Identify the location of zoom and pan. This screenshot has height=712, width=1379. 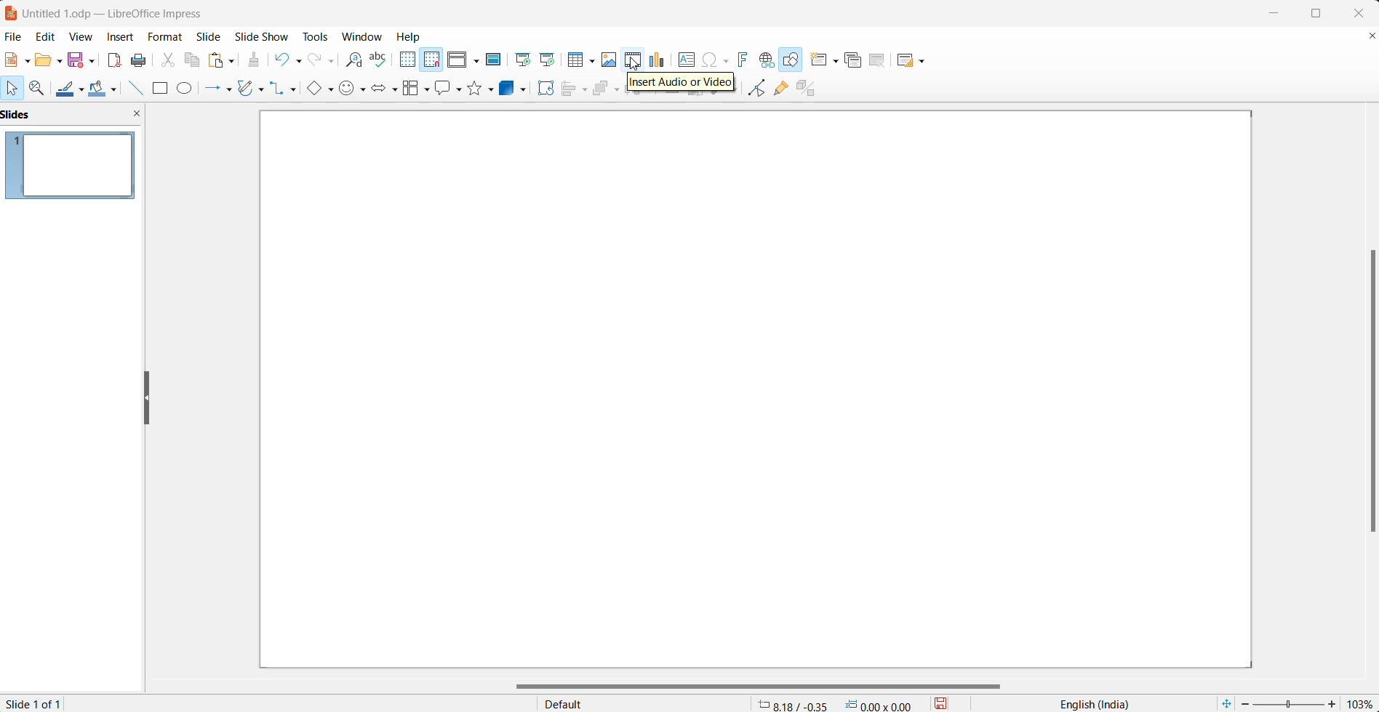
(39, 89).